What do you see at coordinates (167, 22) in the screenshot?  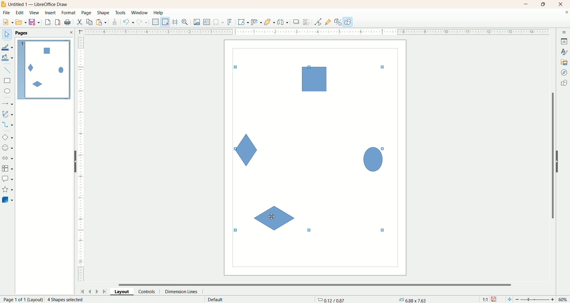 I see `snap to grid` at bounding box center [167, 22].